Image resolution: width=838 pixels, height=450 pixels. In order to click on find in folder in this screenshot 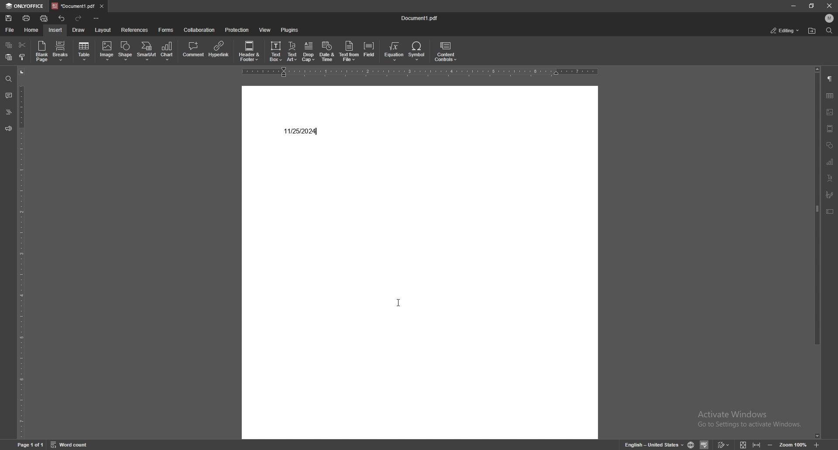, I will do `click(812, 31)`.